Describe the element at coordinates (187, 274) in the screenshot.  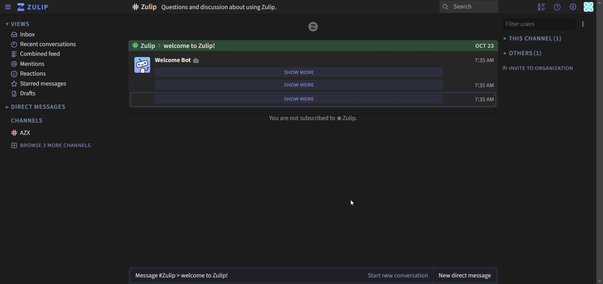
I see `Message #Zulip > welcome to Zulip!` at that location.